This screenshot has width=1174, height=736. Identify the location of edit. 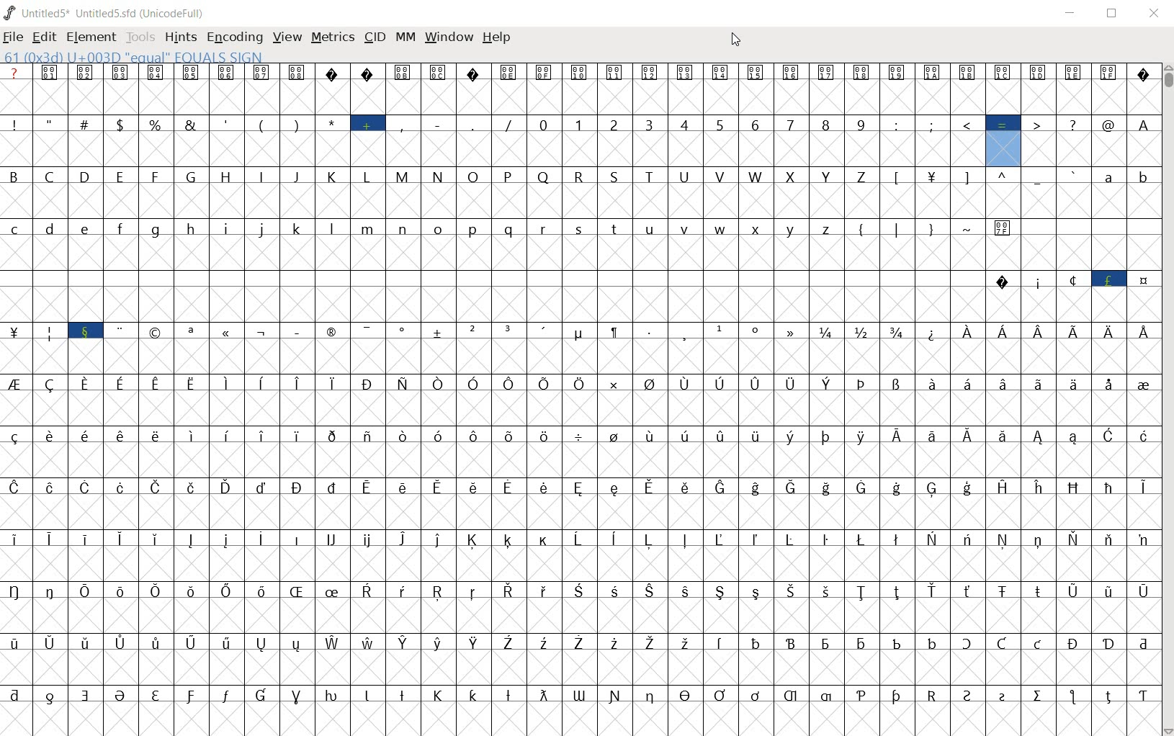
(43, 39).